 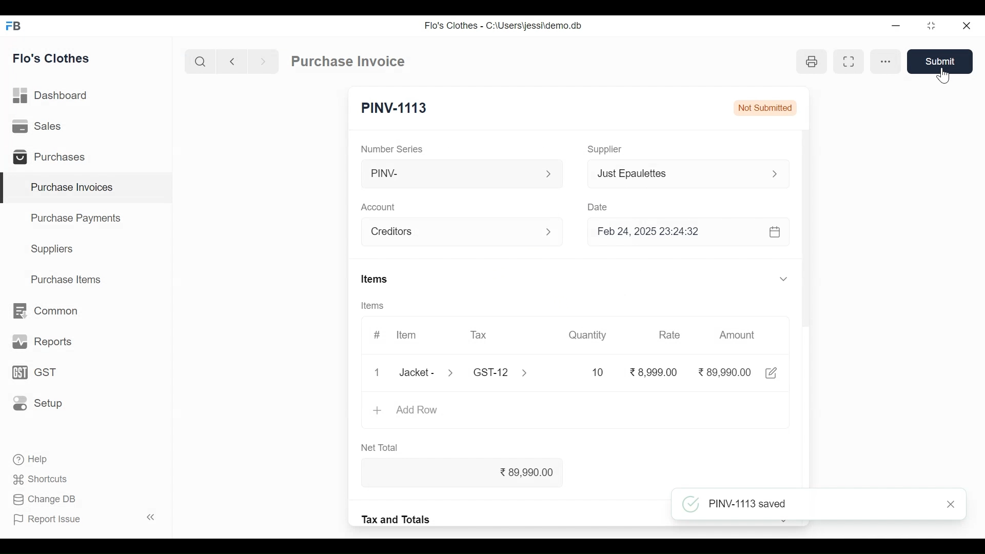 What do you see at coordinates (765, 107) in the screenshot?
I see `Not Submitted` at bounding box center [765, 107].